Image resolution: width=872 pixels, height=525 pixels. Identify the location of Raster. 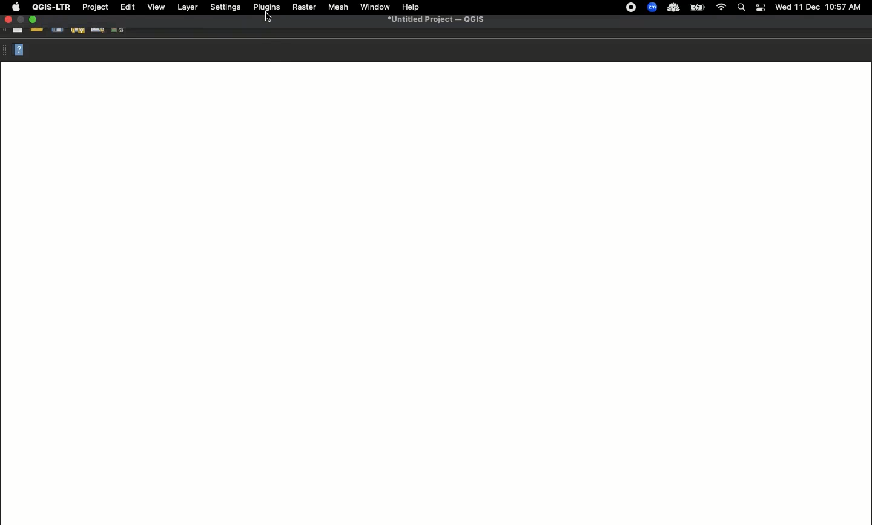
(305, 8).